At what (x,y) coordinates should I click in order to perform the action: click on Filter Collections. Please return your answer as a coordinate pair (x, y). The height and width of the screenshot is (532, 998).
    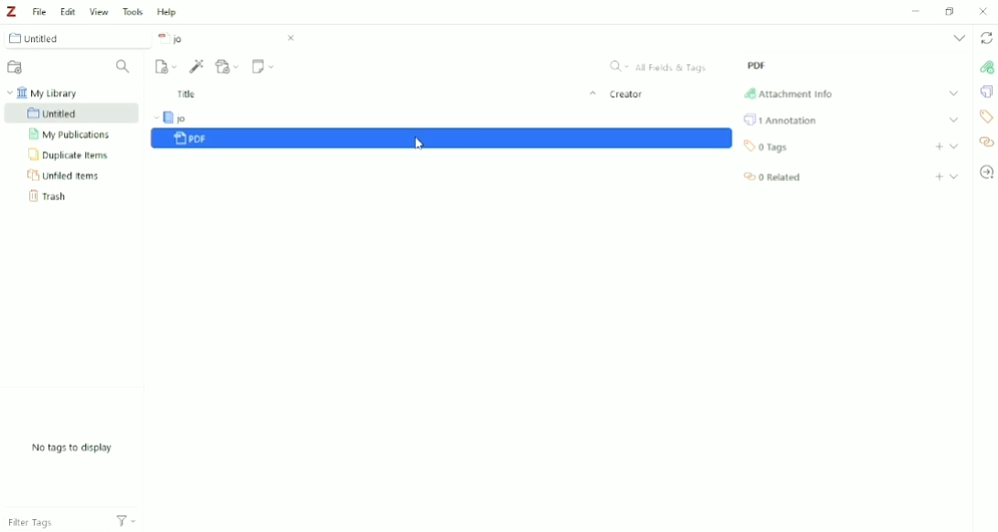
    Looking at the image, I should click on (126, 68).